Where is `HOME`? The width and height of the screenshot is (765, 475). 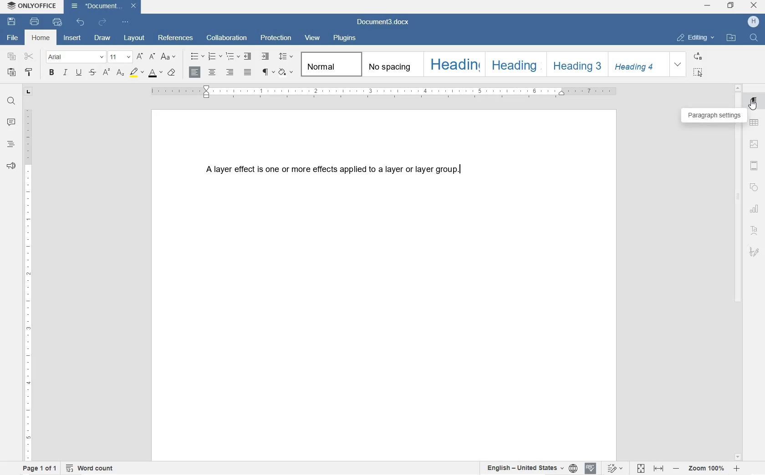 HOME is located at coordinates (42, 38).